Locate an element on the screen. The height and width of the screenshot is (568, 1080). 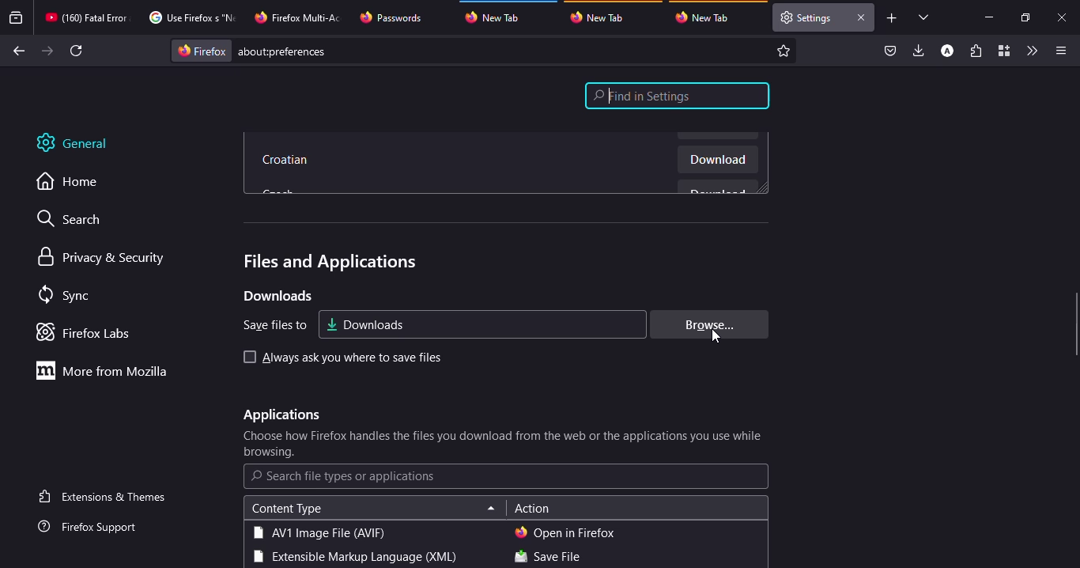
more tools is located at coordinates (1031, 51).